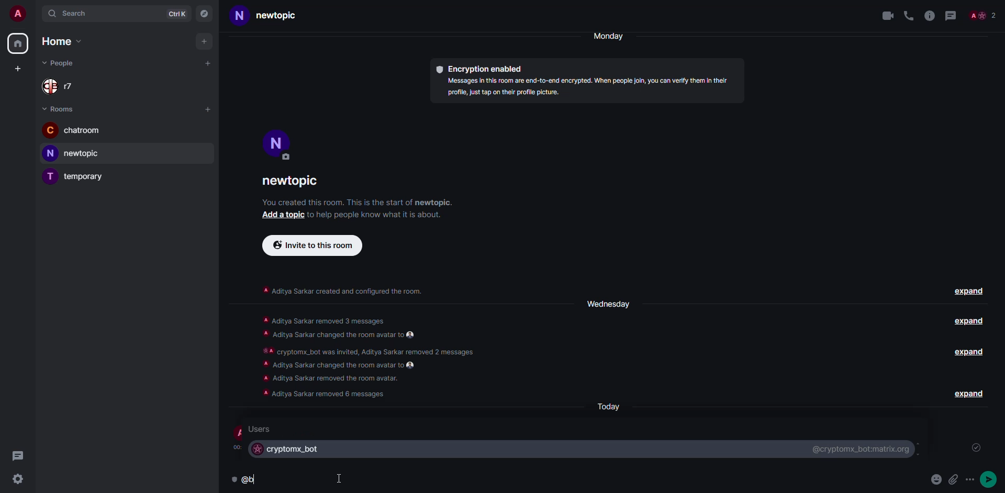 The image size is (1005, 493). Describe the element at coordinates (611, 407) in the screenshot. I see `Today` at that location.